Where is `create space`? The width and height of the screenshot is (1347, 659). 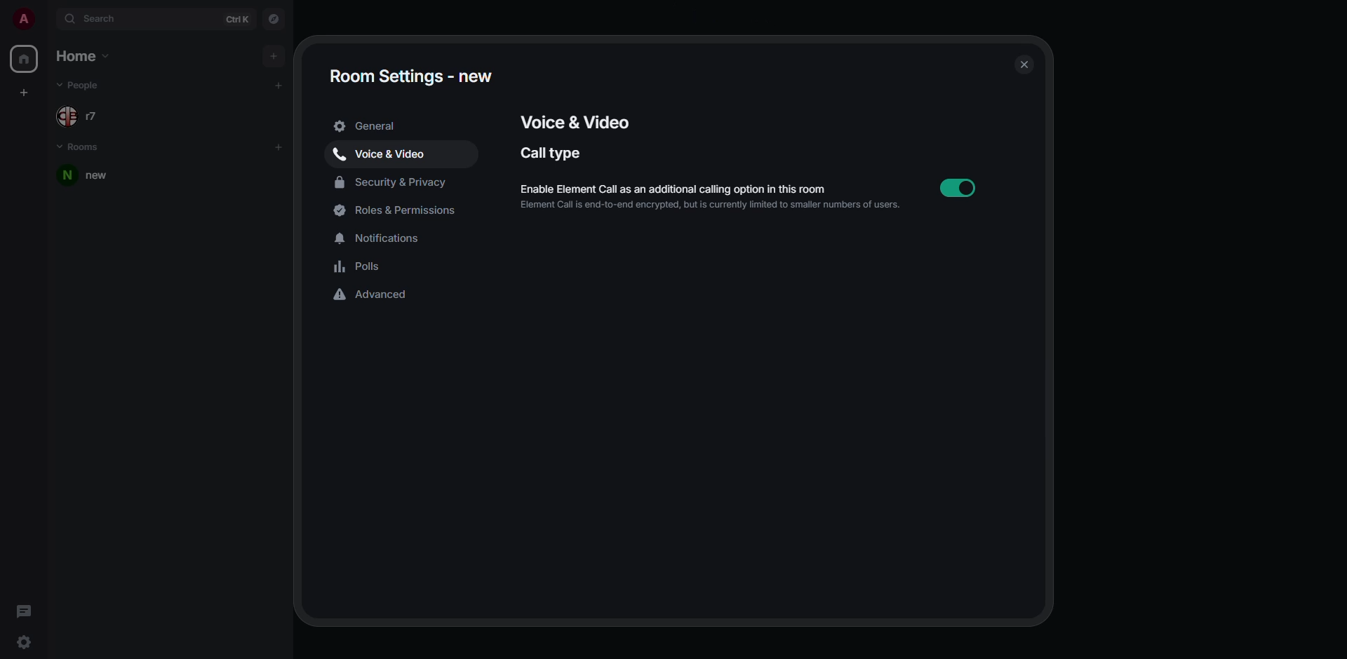 create space is located at coordinates (24, 92).